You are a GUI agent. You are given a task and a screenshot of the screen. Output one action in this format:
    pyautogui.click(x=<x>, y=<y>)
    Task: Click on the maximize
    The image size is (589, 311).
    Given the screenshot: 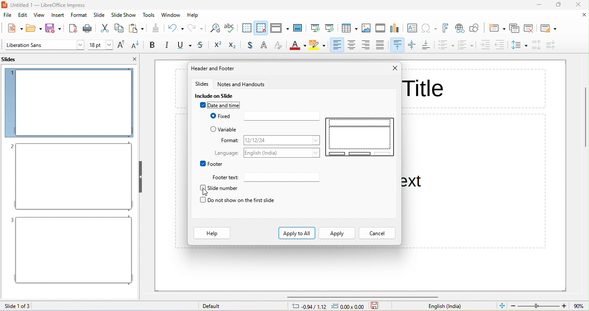 What is the action you would take?
    pyautogui.click(x=559, y=5)
    